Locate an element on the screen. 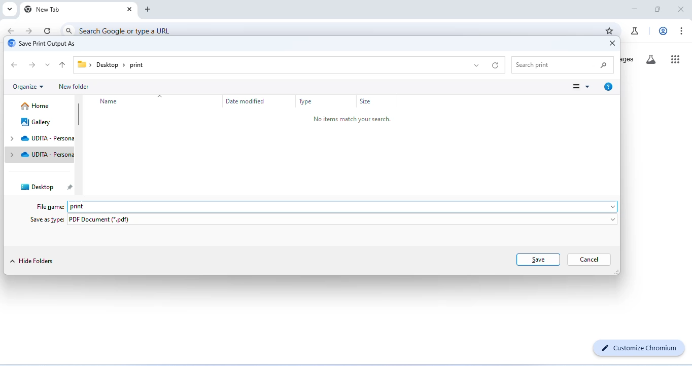  space for typing file name is located at coordinates (355, 207).